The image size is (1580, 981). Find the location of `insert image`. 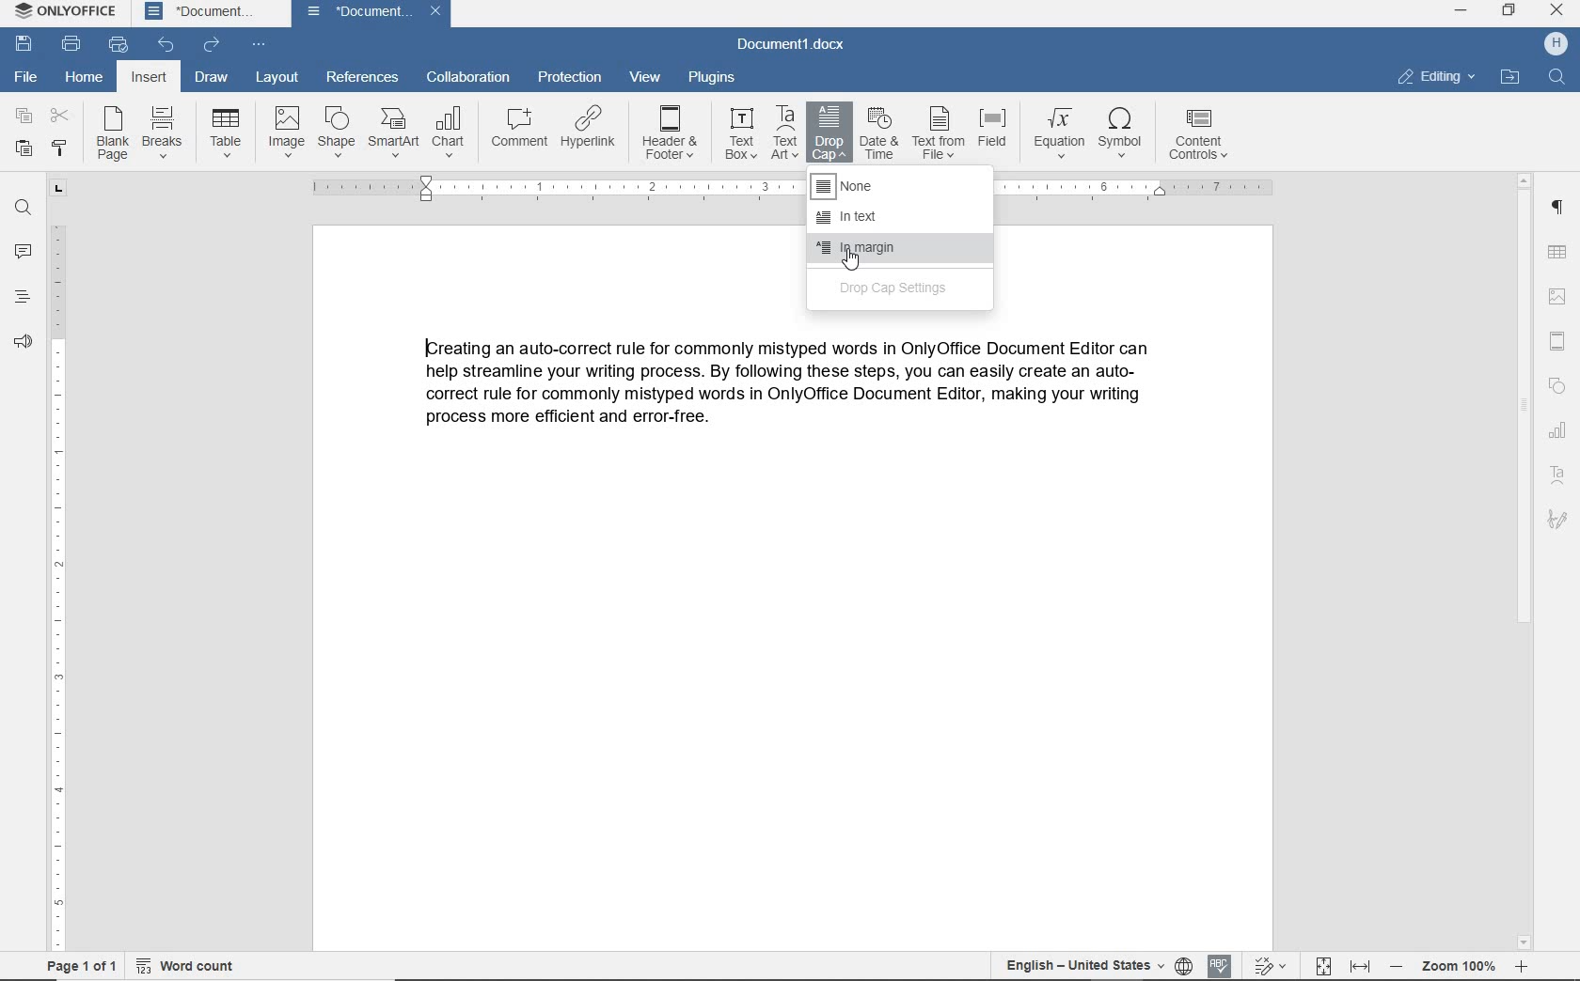

insert image is located at coordinates (1560, 295).